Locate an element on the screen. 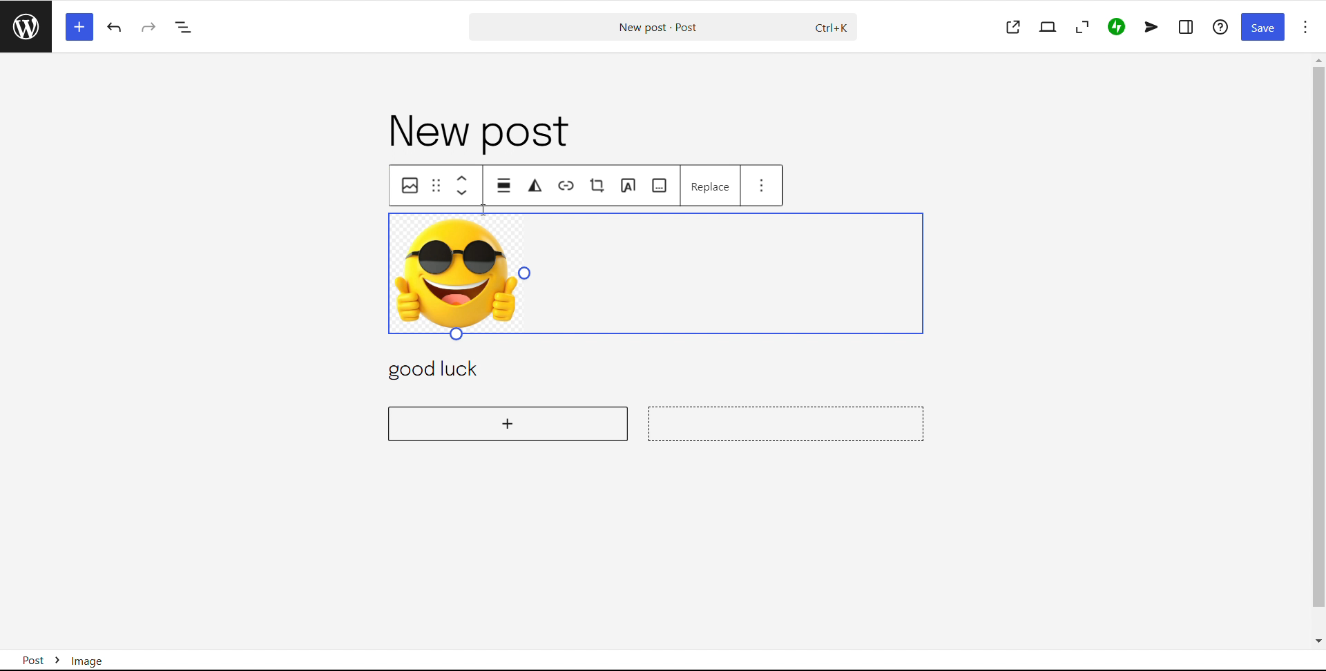 Image resolution: width=1326 pixels, height=671 pixels. help is located at coordinates (1222, 26).